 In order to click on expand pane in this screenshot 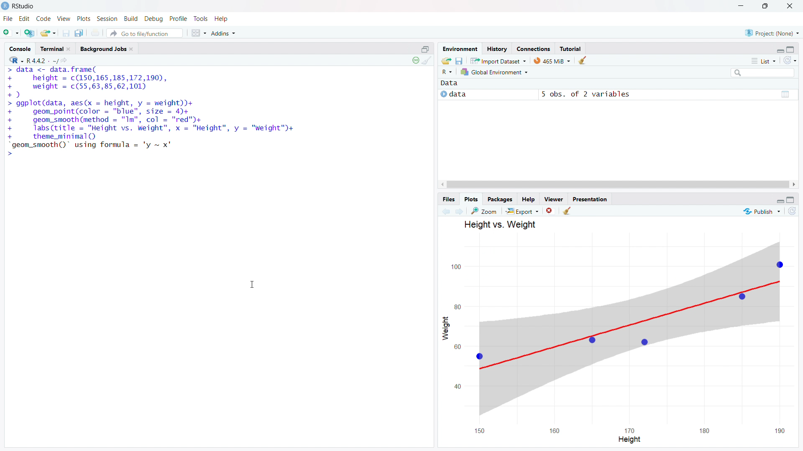, I will do `click(792, 200)`.